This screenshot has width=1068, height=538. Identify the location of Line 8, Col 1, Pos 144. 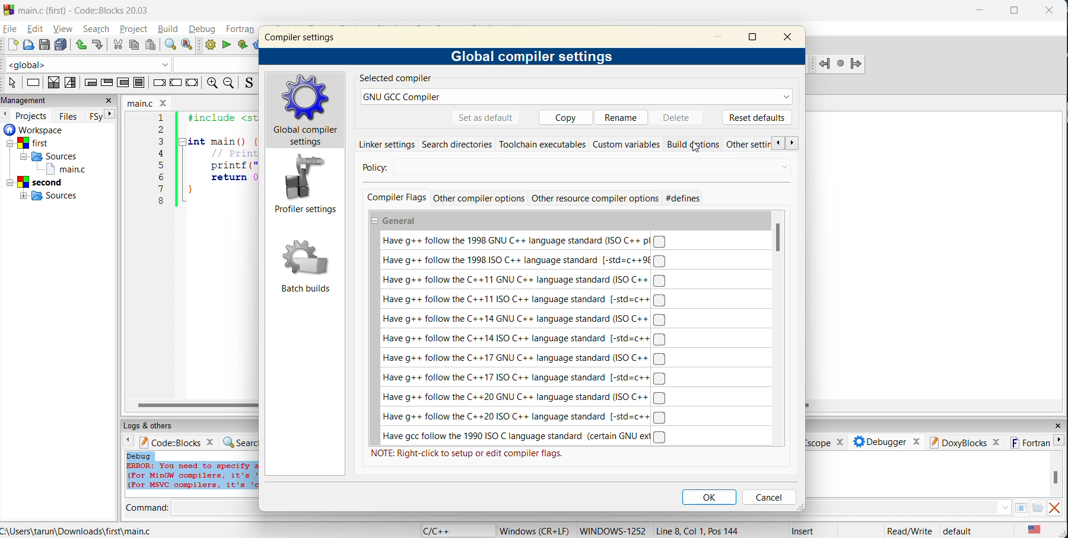
(698, 530).